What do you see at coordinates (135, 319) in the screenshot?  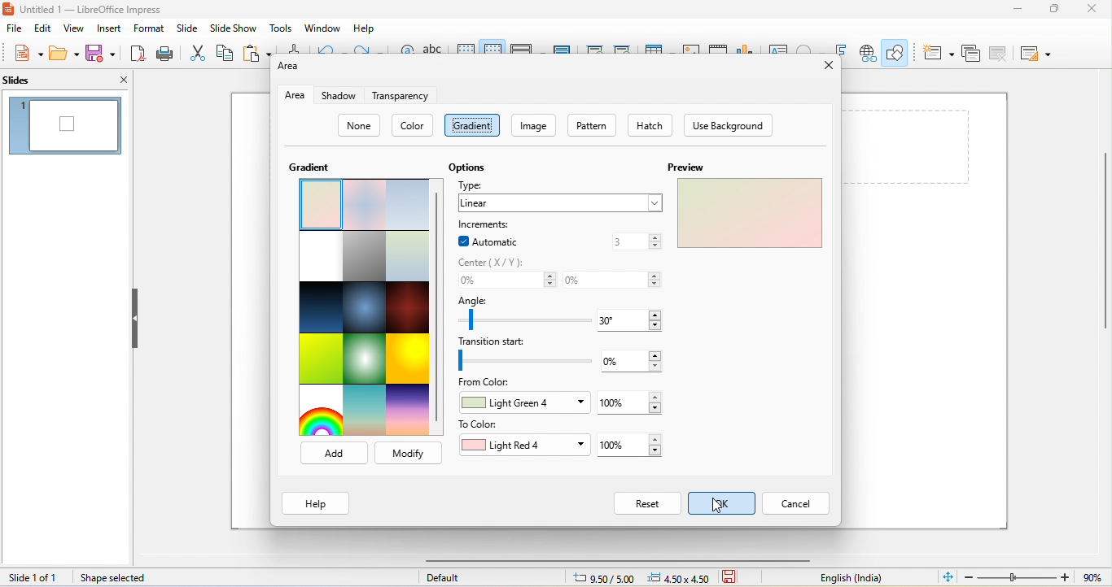 I see `hide` at bounding box center [135, 319].